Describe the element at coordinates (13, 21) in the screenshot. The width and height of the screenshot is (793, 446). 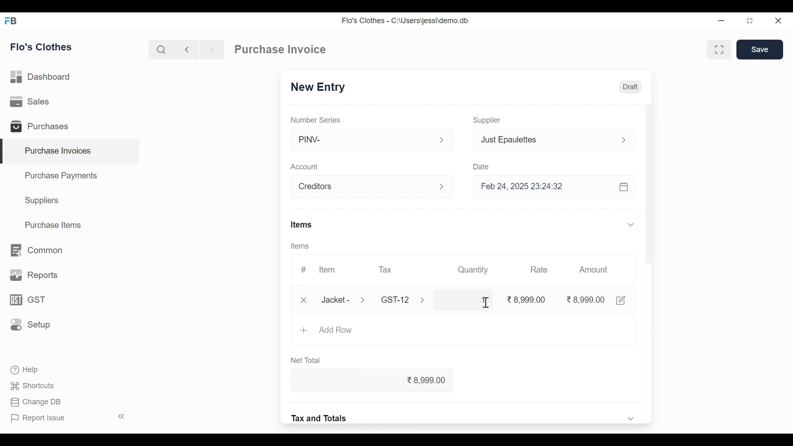
I see `Frappe Desktop icon` at that location.